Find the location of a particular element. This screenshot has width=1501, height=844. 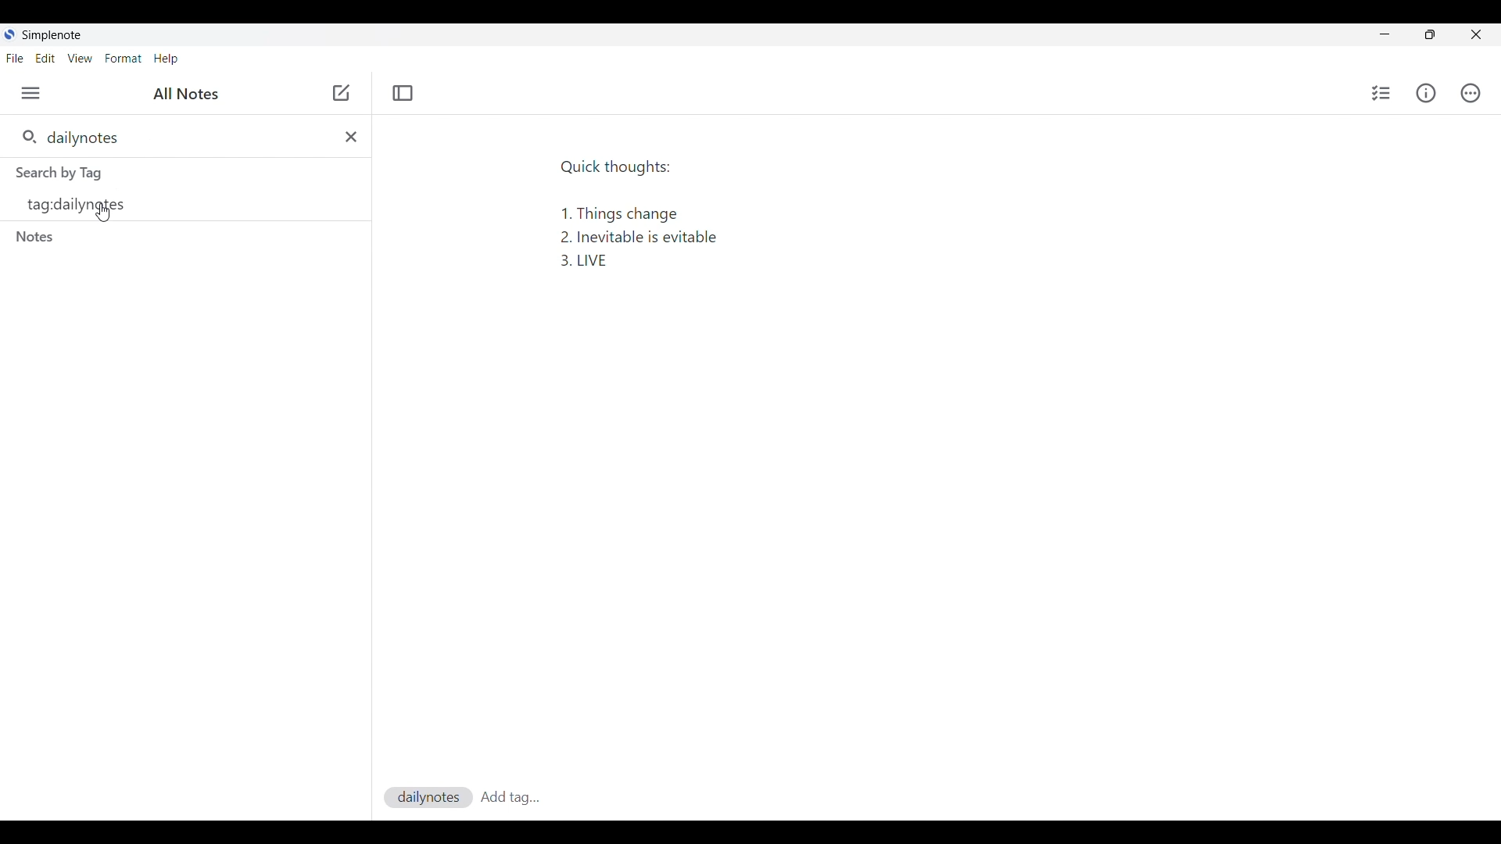

Insert checklist is located at coordinates (1381, 93).